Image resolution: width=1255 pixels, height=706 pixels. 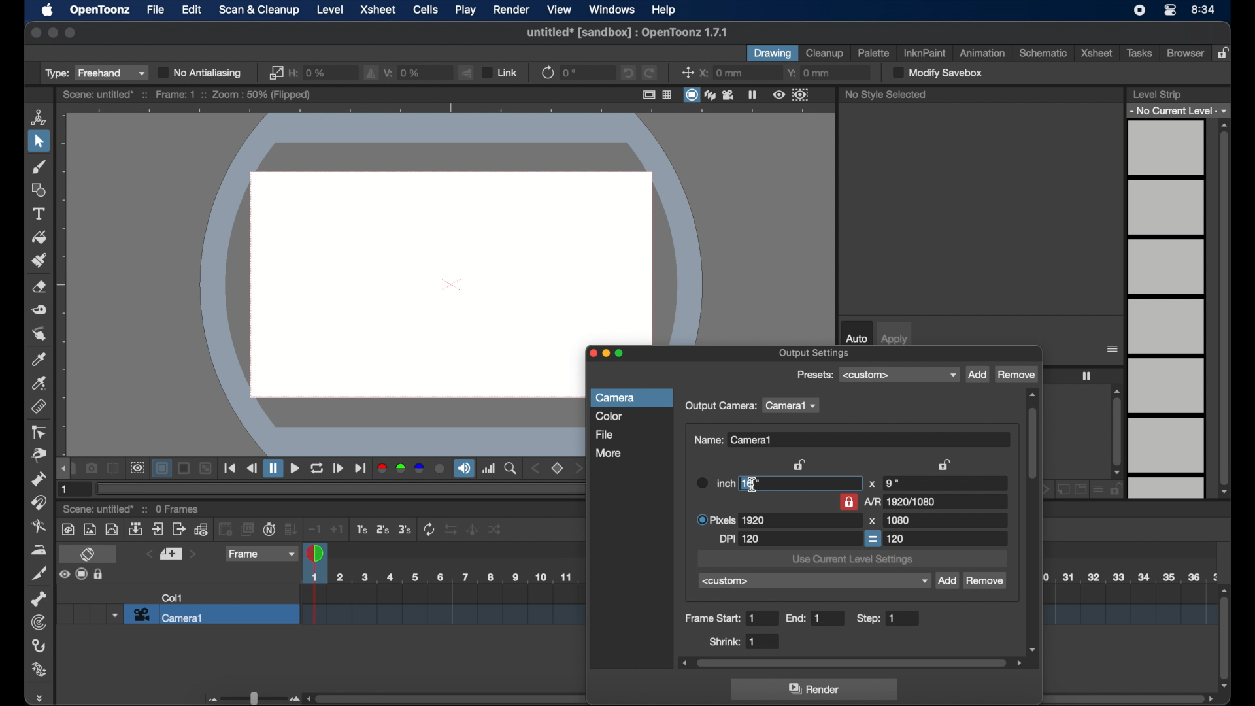 What do you see at coordinates (710, 95) in the screenshot?
I see `view modes` at bounding box center [710, 95].